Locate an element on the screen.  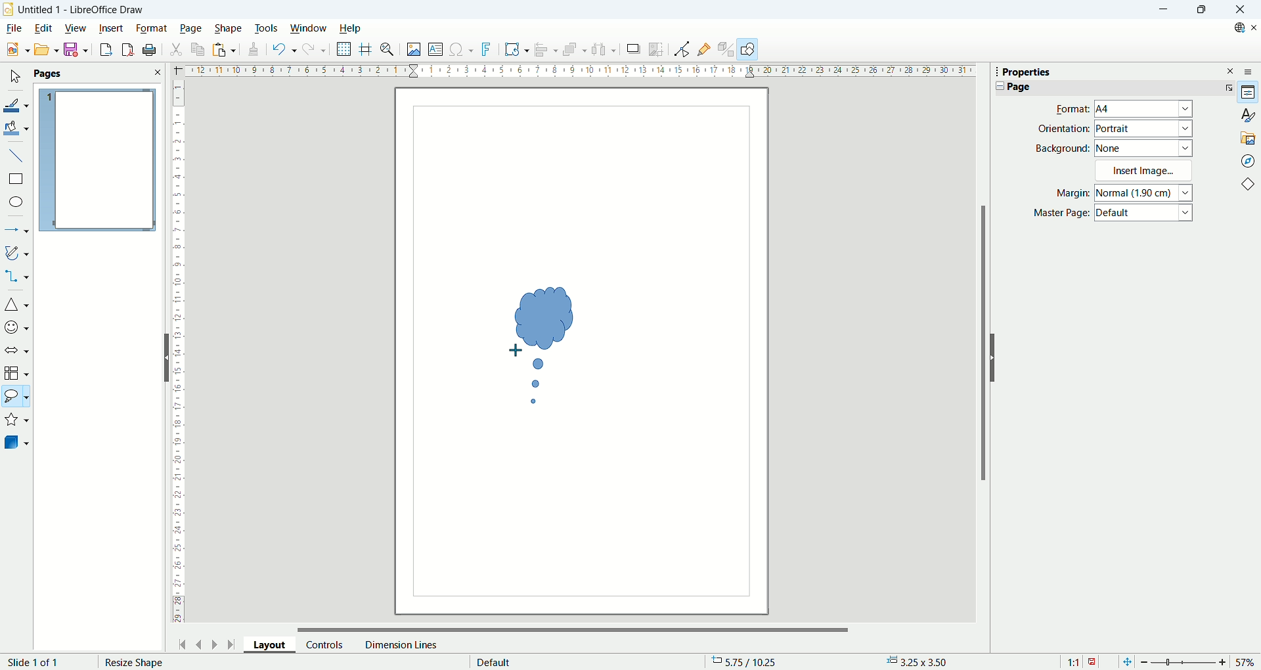
format is located at coordinates (152, 28).